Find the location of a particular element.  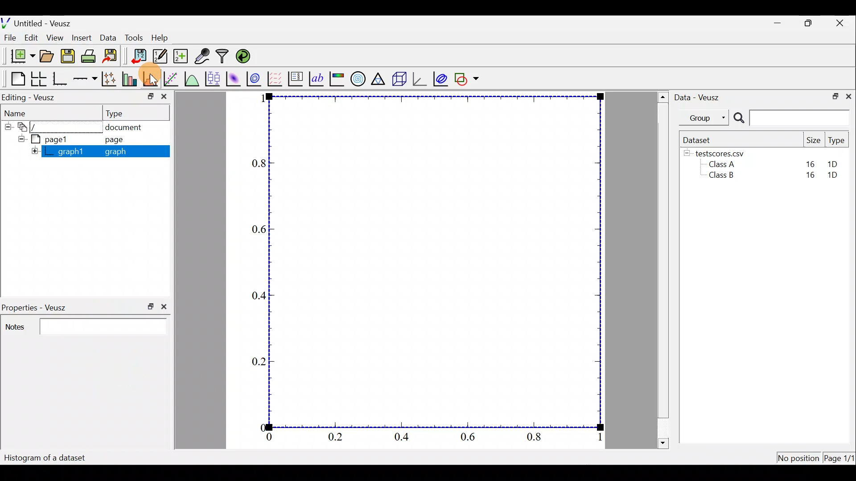

Size is located at coordinates (814, 140).